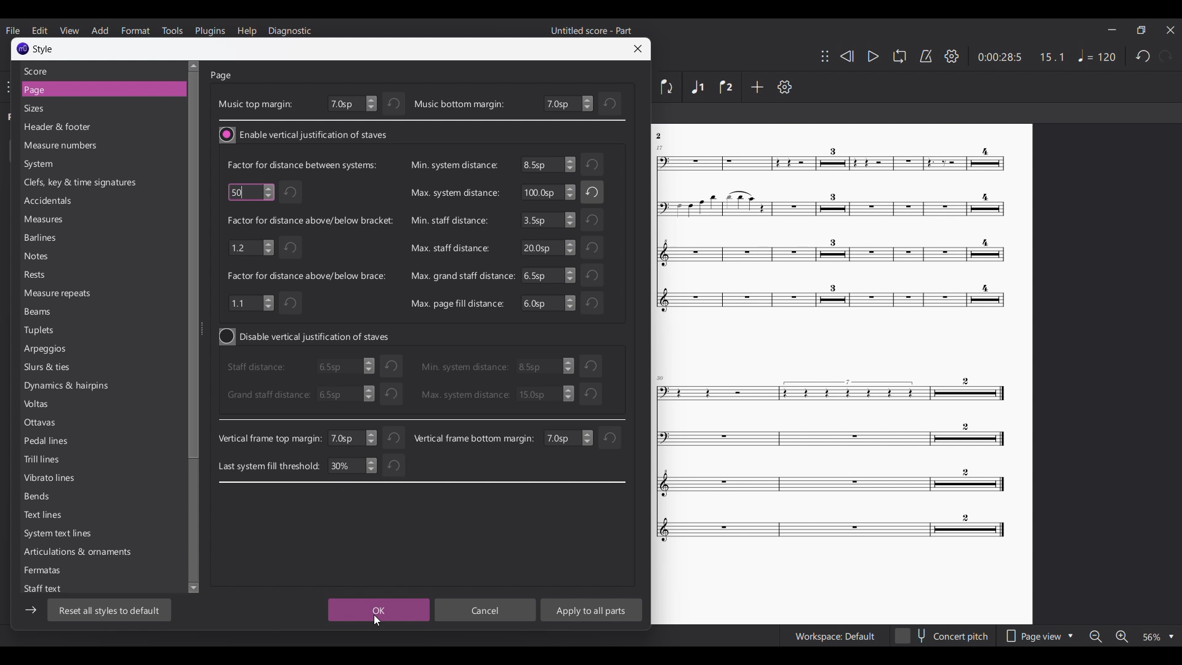 The height and width of the screenshot is (665, 1182). What do you see at coordinates (64, 406) in the screenshot?
I see `Volts` at bounding box center [64, 406].